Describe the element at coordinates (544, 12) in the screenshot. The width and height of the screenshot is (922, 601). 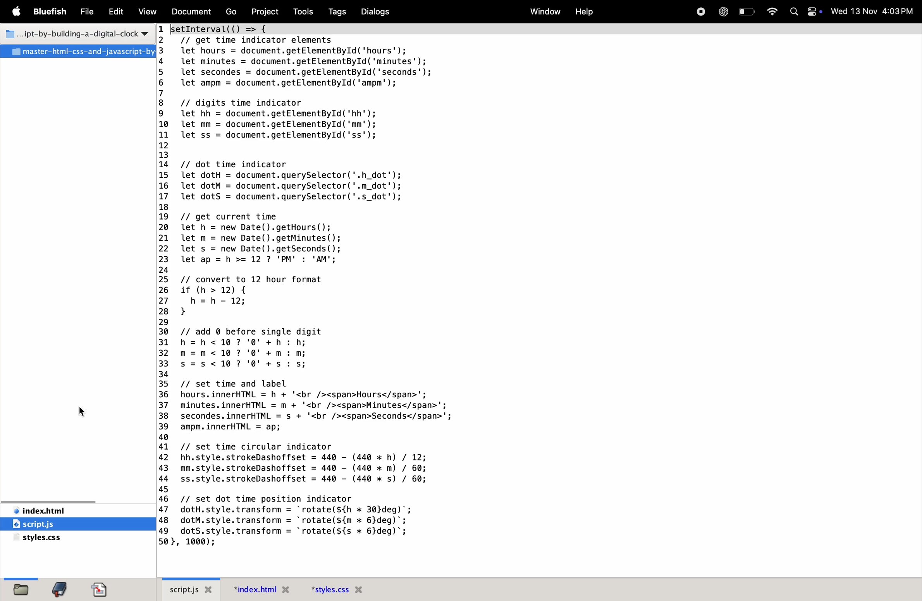
I see `window` at that location.